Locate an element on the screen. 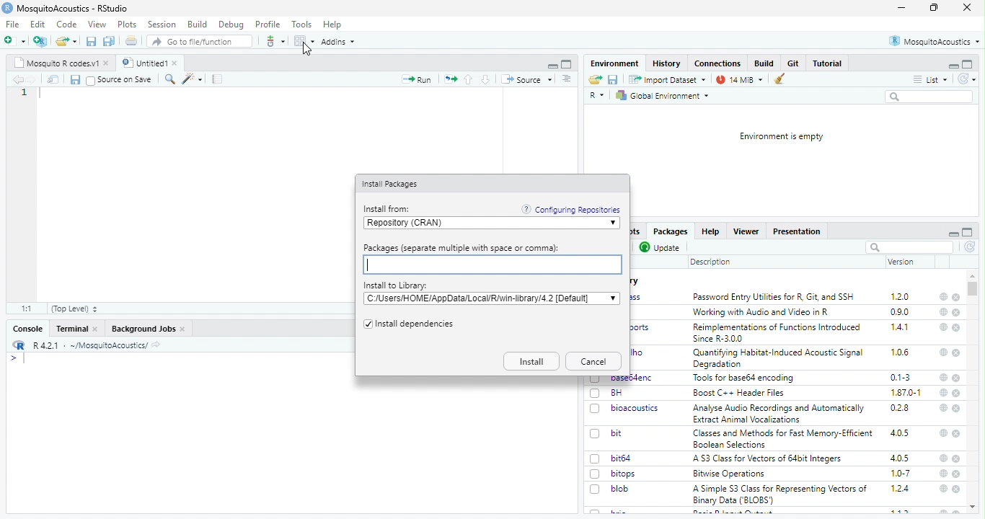 This screenshot has height=519, width=985. Terminal is located at coordinates (72, 329).